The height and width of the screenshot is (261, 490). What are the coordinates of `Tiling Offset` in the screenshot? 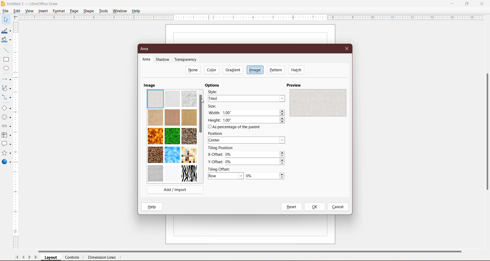 It's located at (221, 169).